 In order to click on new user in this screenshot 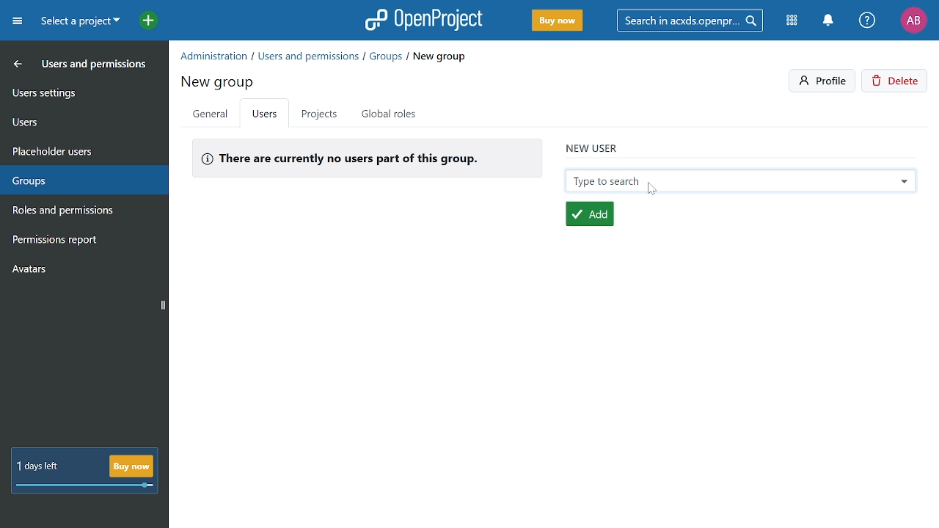, I will do `click(592, 146)`.